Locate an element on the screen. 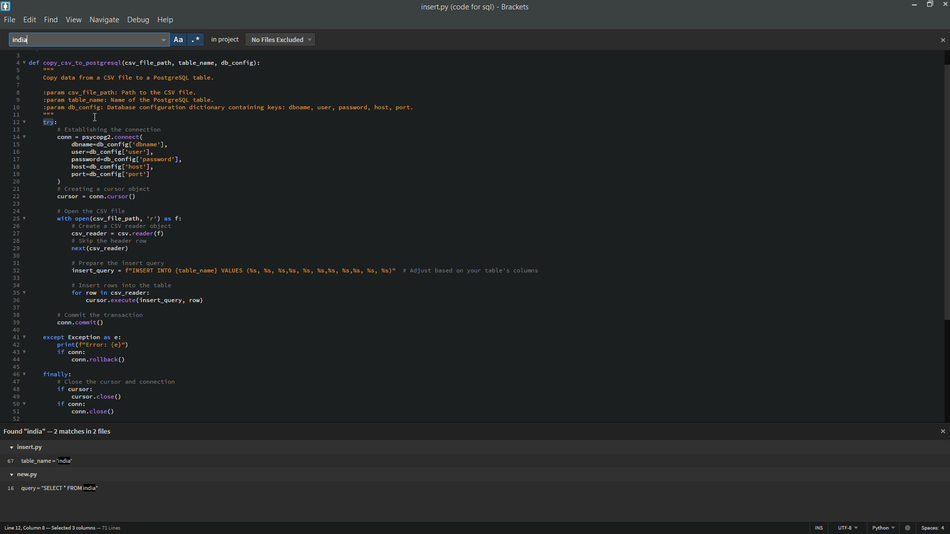 Image resolution: width=950 pixels, height=534 pixels. no file excluded is located at coordinates (280, 40).